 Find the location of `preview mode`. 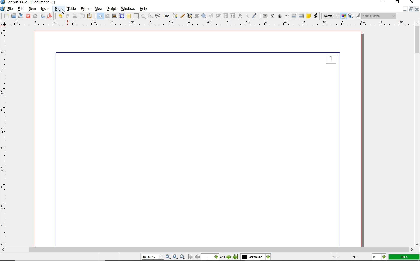

preview mode is located at coordinates (355, 16).